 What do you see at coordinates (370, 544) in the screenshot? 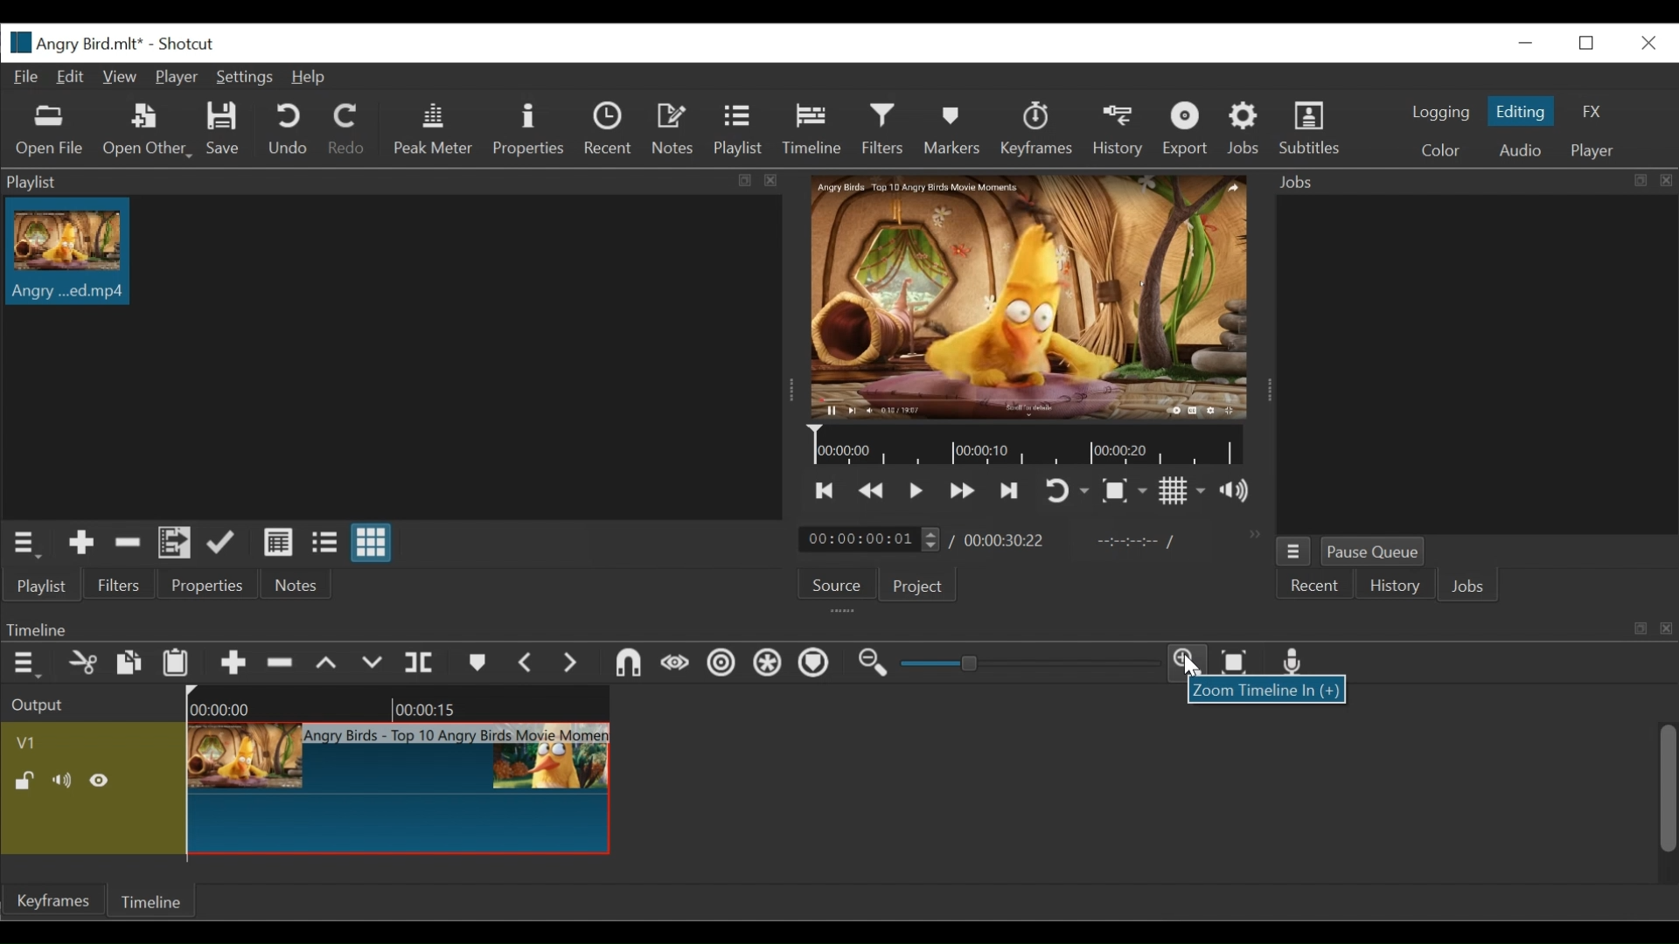
I see `View as icons` at bounding box center [370, 544].